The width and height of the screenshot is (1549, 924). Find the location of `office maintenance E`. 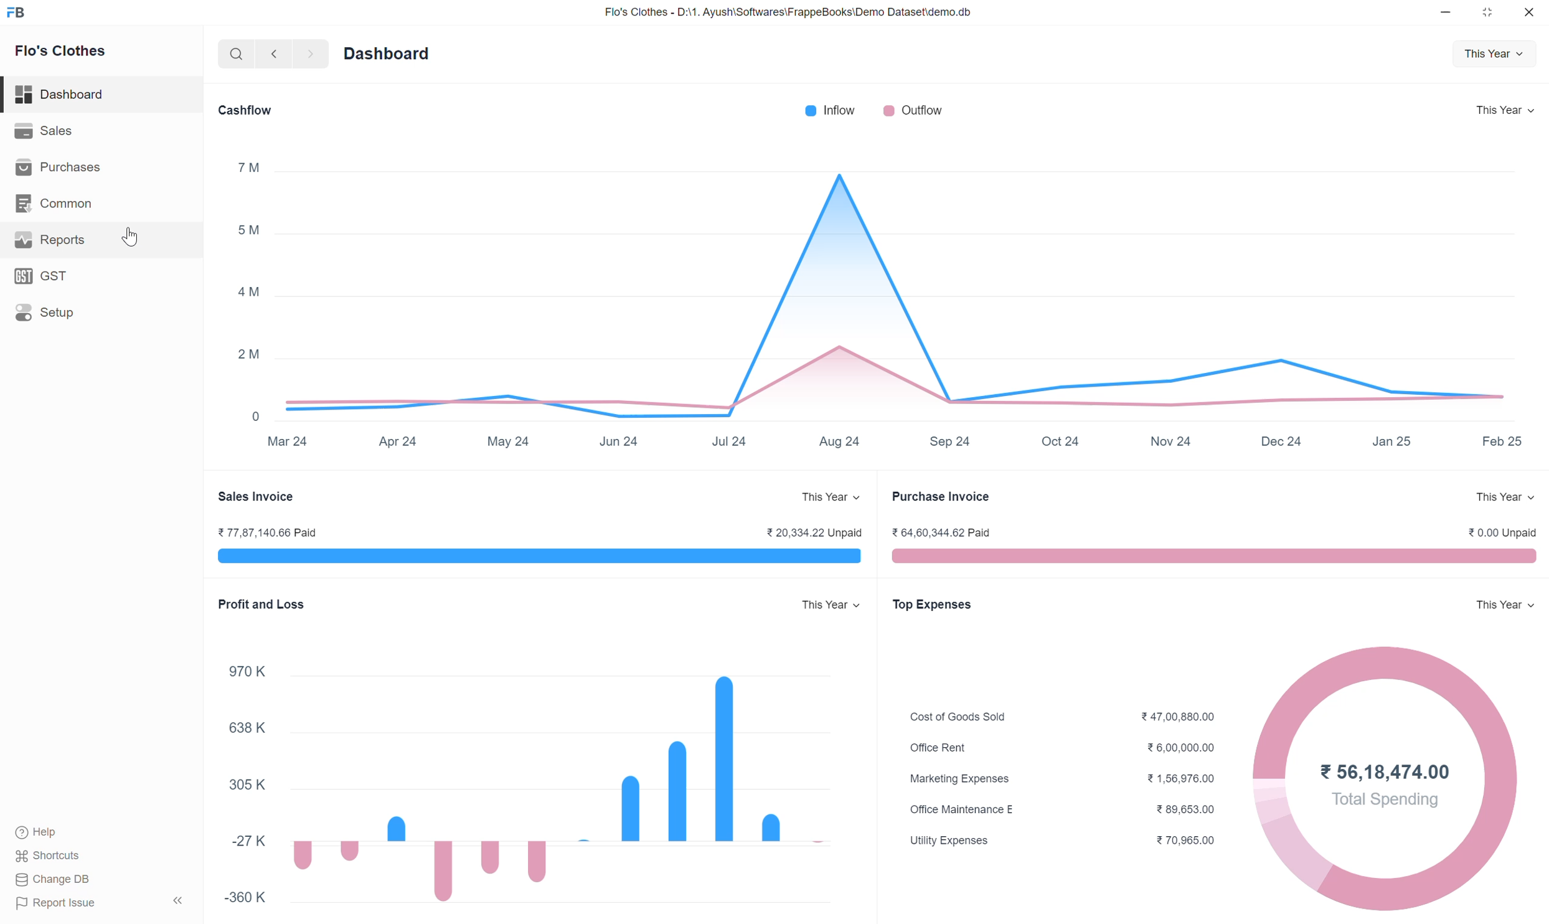

office maintenance E is located at coordinates (964, 809).